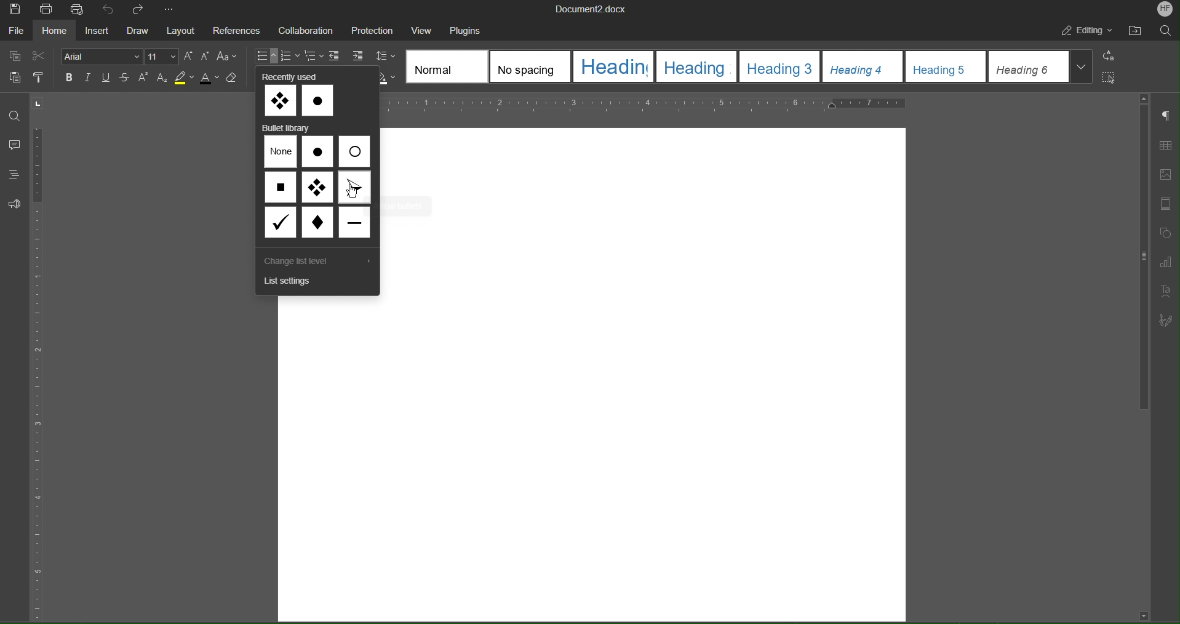  What do you see at coordinates (189, 55) in the screenshot?
I see `Increase Size` at bounding box center [189, 55].